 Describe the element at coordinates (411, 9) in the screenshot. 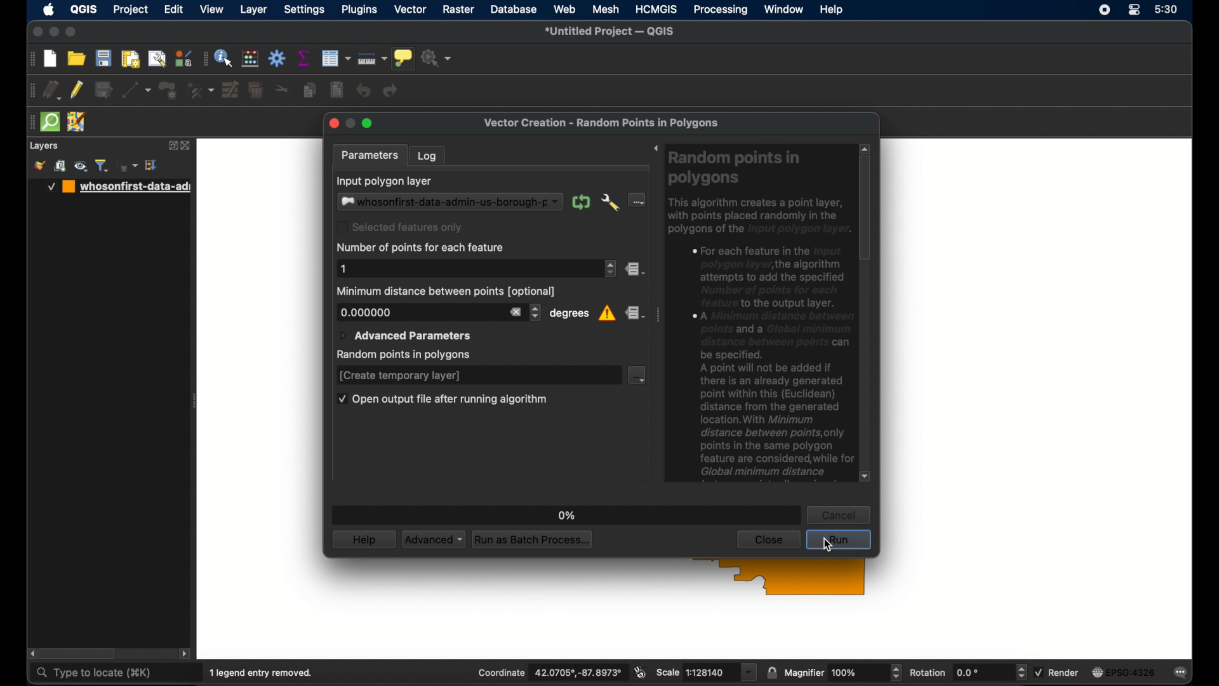

I see `vector` at that location.